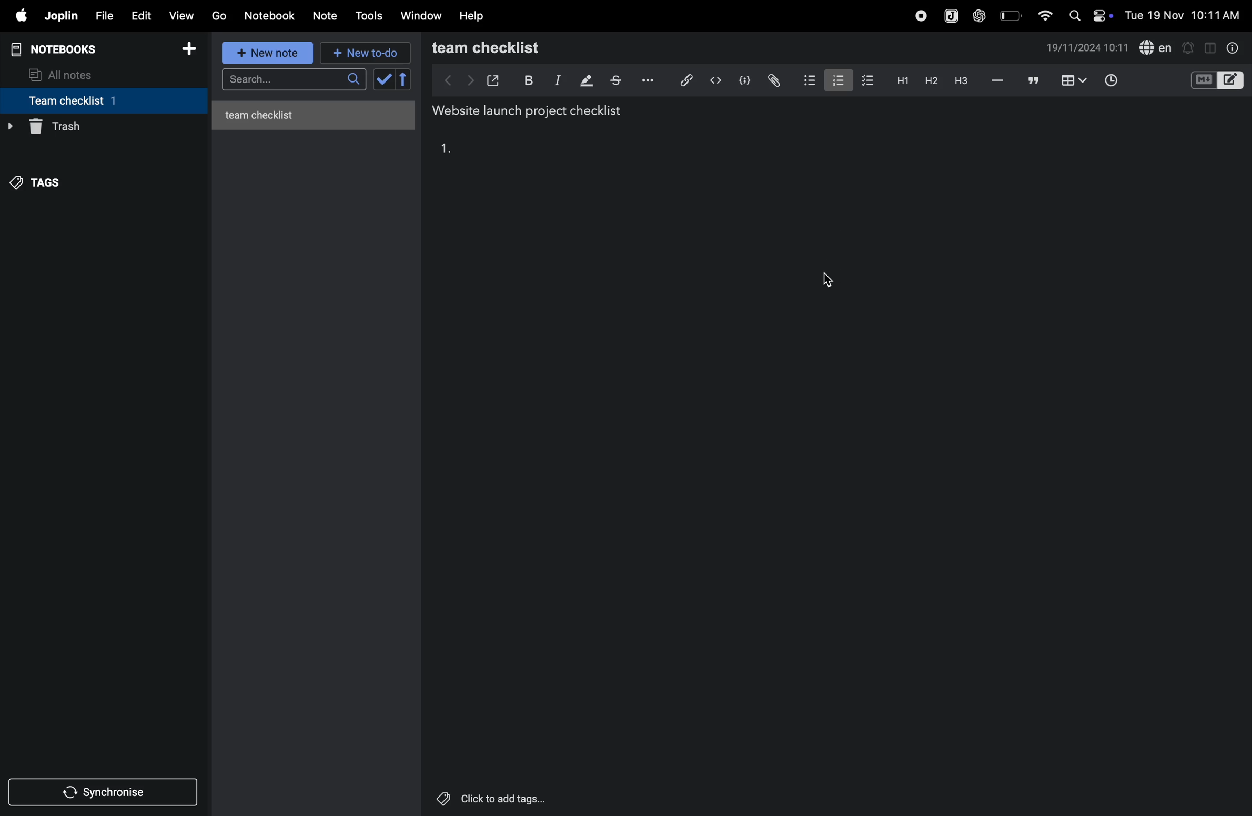 Image resolution: width=1252 pixels, height=816 pixels. Describe the element at coordinates (184, 14) in the screenshot. I see `view` at that location.